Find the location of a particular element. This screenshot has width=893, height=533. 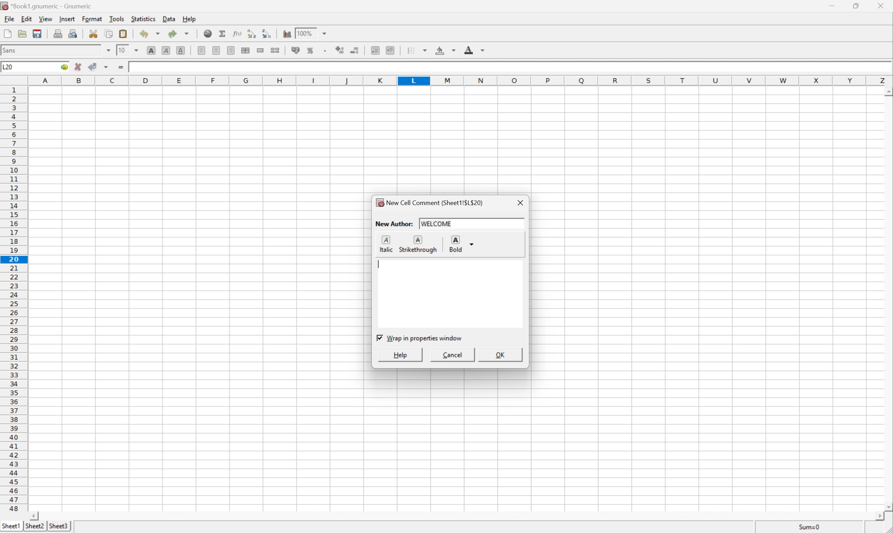

Underline is located at coordinates (181, 50).